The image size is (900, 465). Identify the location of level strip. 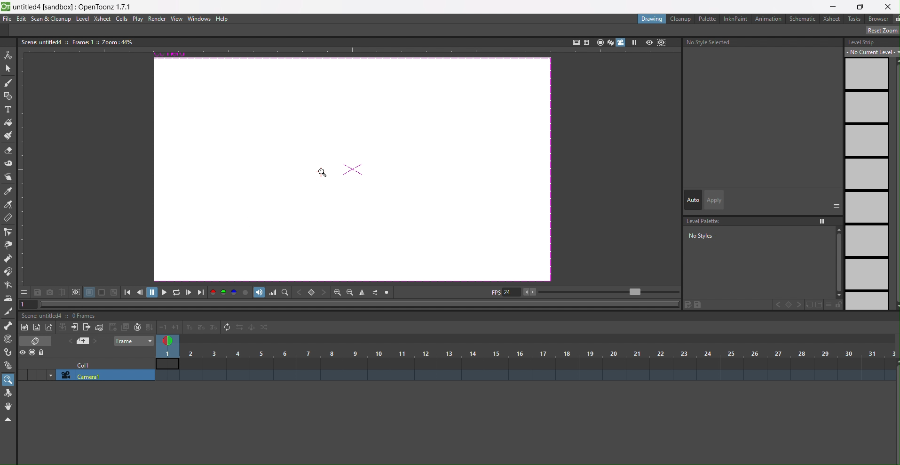
(868, 174).